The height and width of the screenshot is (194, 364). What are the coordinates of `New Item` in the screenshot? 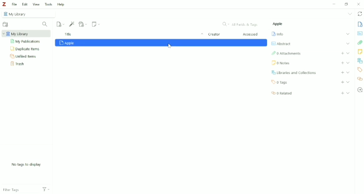 It's located at (61, 24).